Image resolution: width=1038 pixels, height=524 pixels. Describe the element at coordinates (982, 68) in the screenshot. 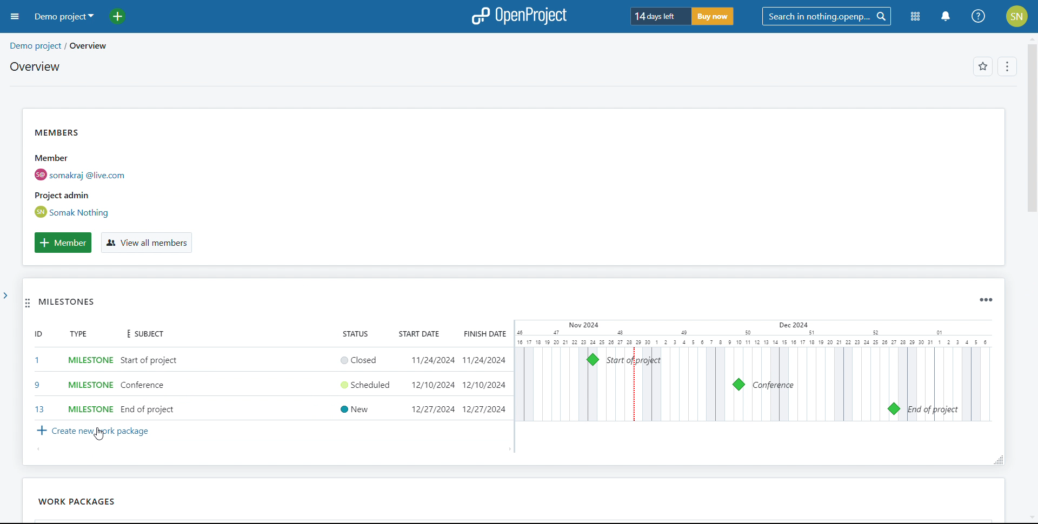

I see `favorites` at that location.